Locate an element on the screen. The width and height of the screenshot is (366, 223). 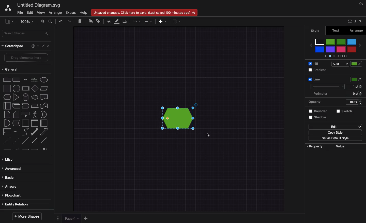
Unsaved changes. Click here to save. is located at coordinates (145, 12).